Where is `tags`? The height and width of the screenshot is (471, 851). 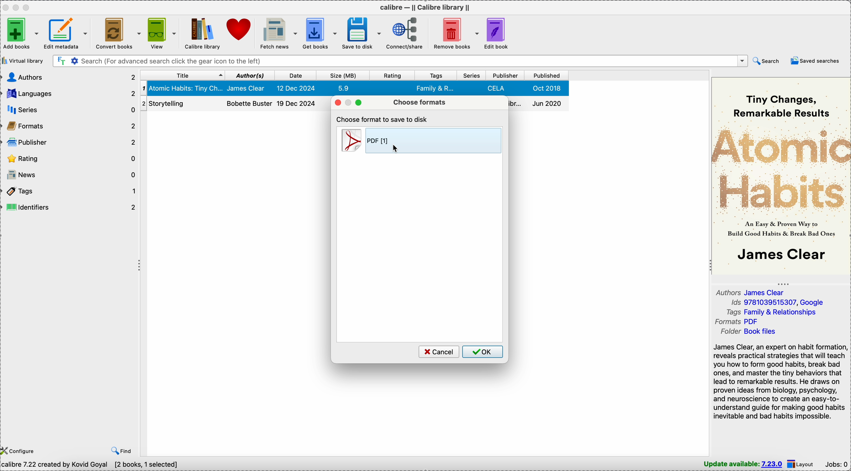 tags is located at coordinates (70, 193).